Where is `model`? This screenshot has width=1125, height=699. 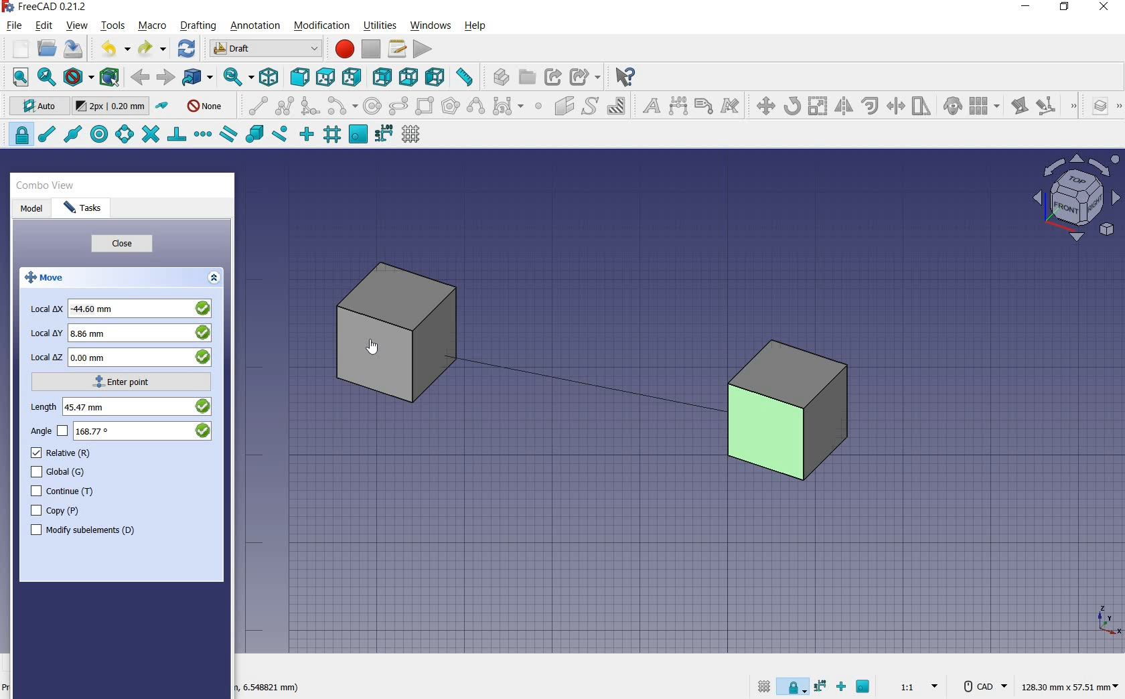 model is located at coordinates (31, 206).